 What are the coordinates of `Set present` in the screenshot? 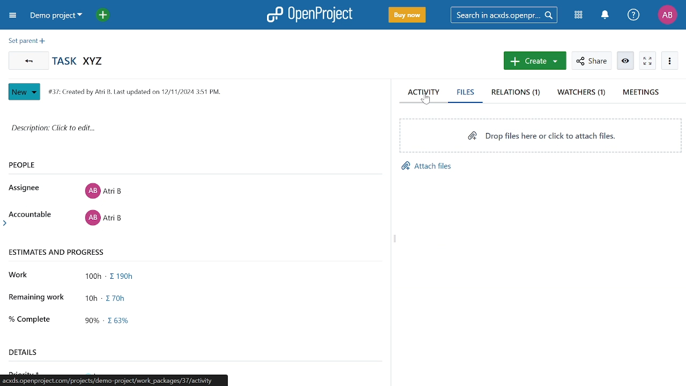 It's located at (29, 41).